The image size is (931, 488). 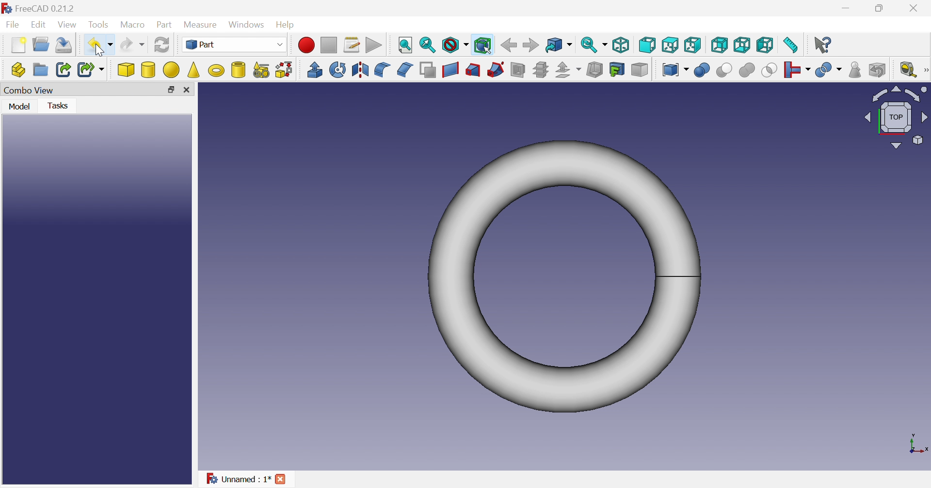 I want to click on Color per face, so click(x=639, y=69).